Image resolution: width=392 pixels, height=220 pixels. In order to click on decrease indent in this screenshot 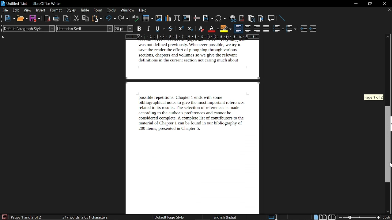, I will do `click(313, 30)`.